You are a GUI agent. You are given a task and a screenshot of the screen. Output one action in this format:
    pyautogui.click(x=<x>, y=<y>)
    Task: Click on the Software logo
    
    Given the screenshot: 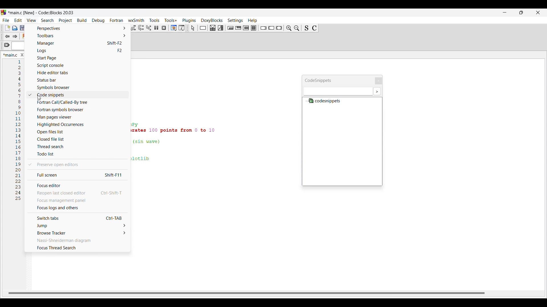 What is the action you would take?
    pyautogui.click(x=3, y=12)
    